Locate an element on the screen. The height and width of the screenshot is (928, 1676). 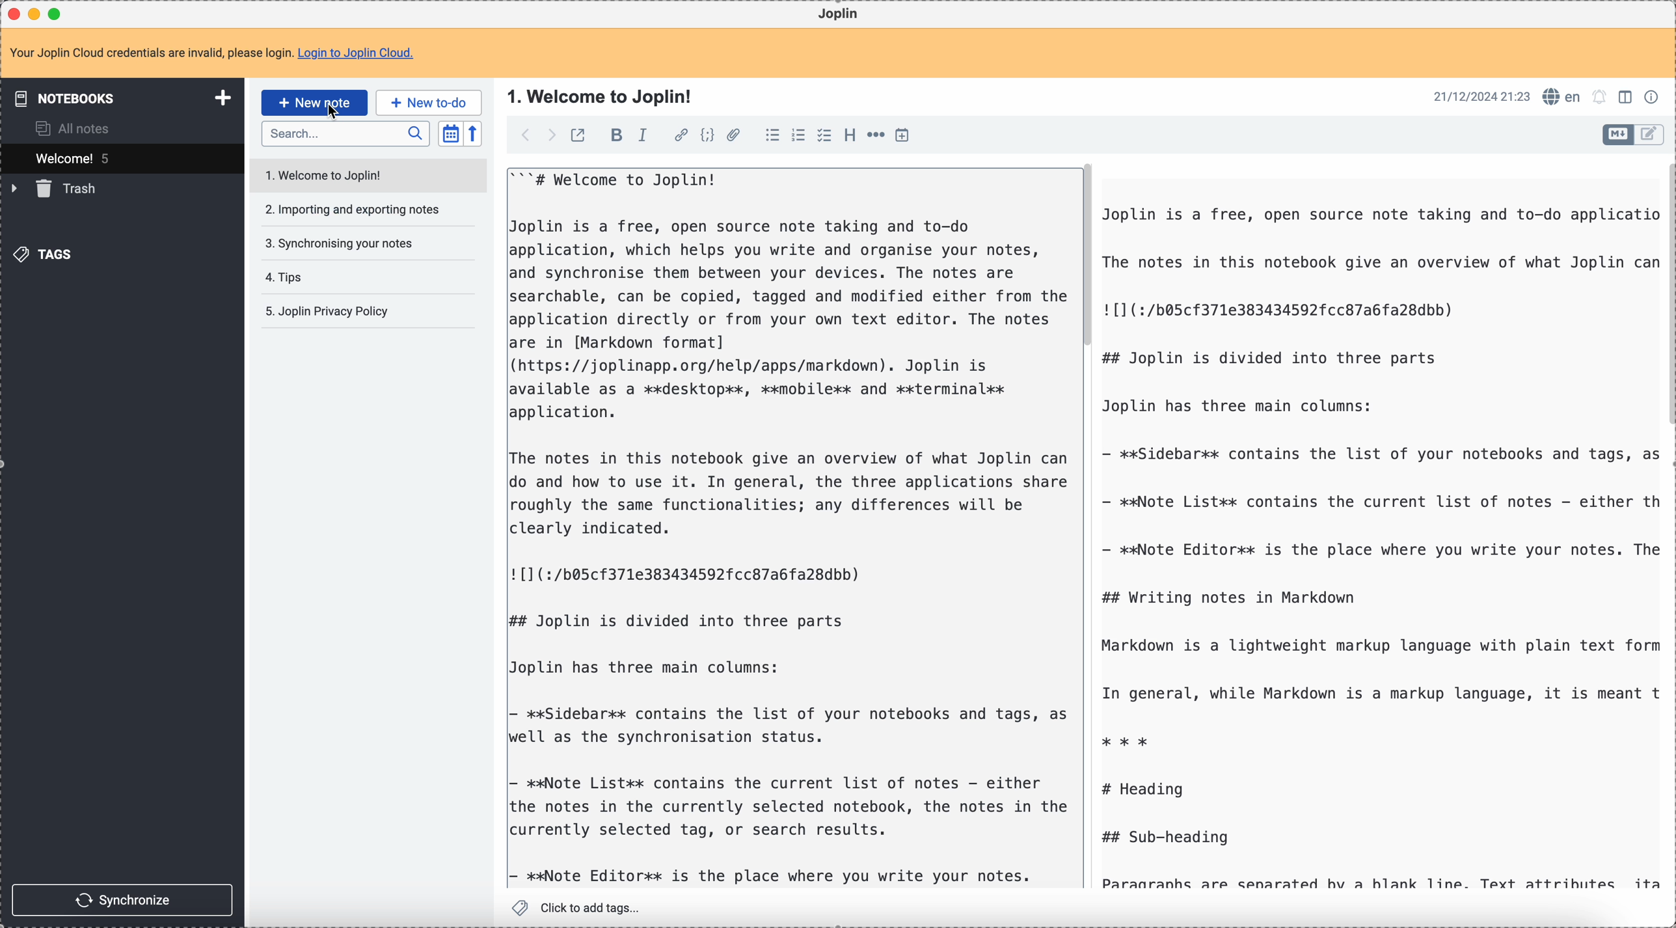
minimize is located at coordinates (37, 15).